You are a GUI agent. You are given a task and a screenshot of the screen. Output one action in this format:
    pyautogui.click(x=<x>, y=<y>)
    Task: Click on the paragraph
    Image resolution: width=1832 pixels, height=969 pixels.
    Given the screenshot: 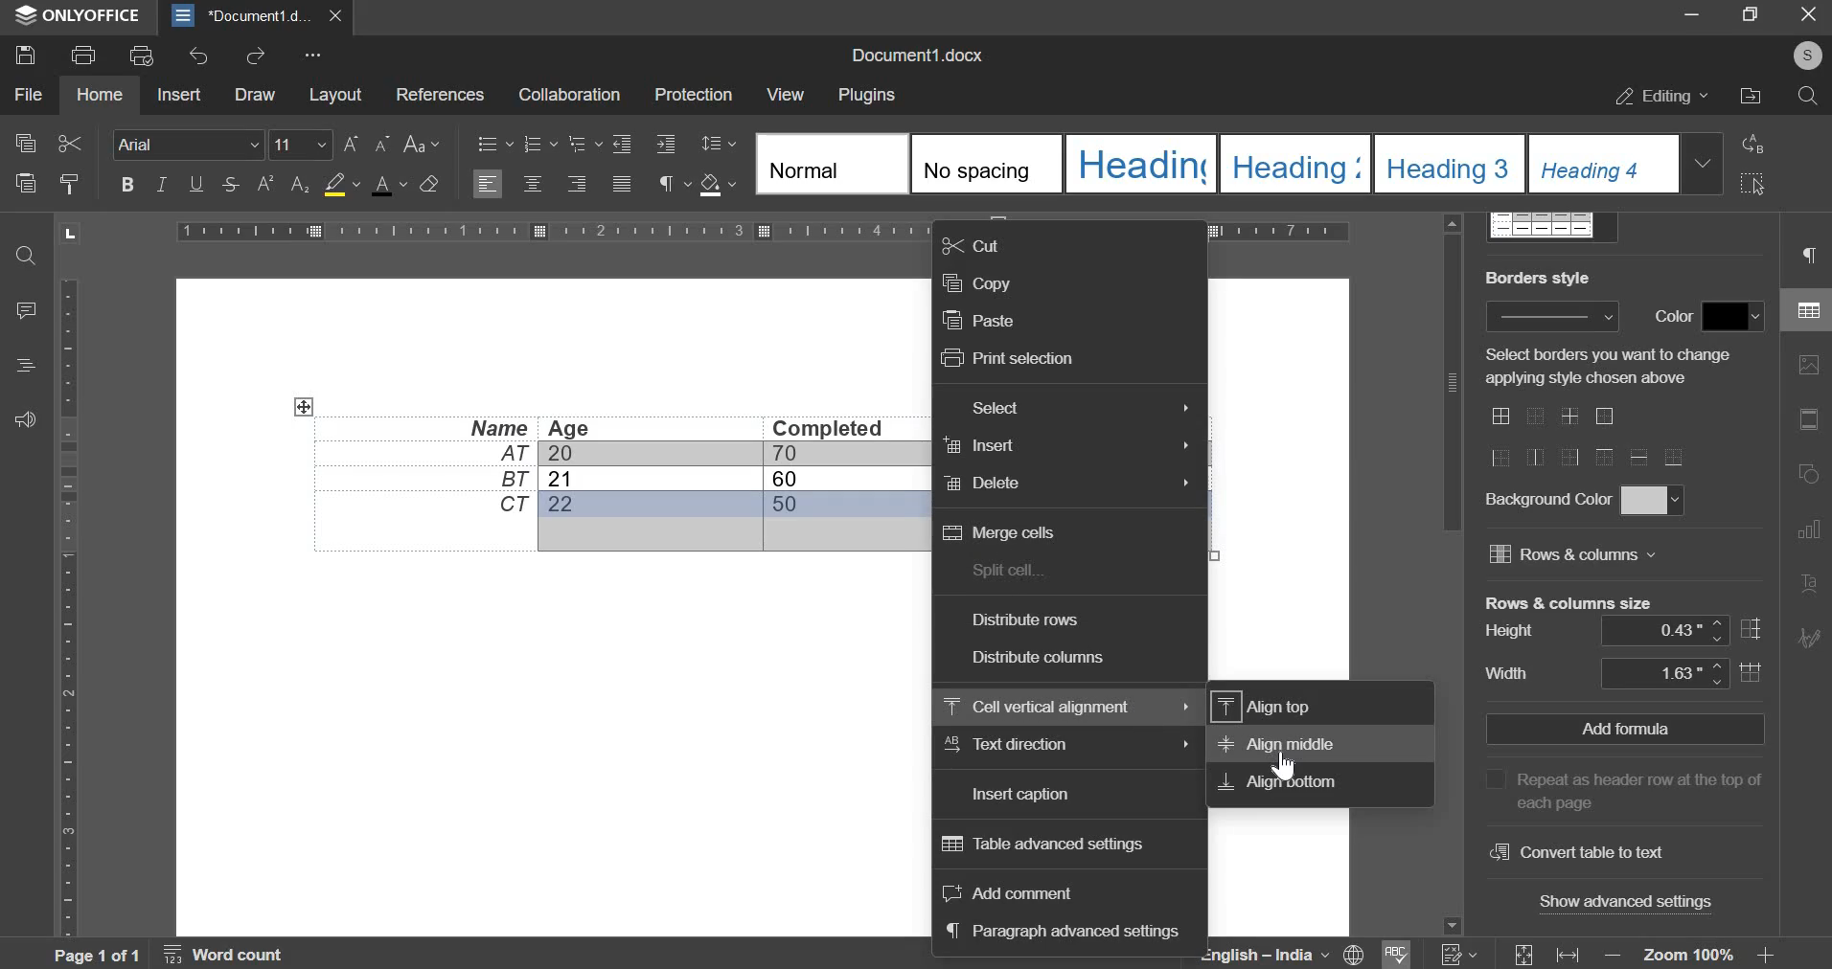 What is the action you would take?
    pyautogui.click(x=1808, y=249)
    